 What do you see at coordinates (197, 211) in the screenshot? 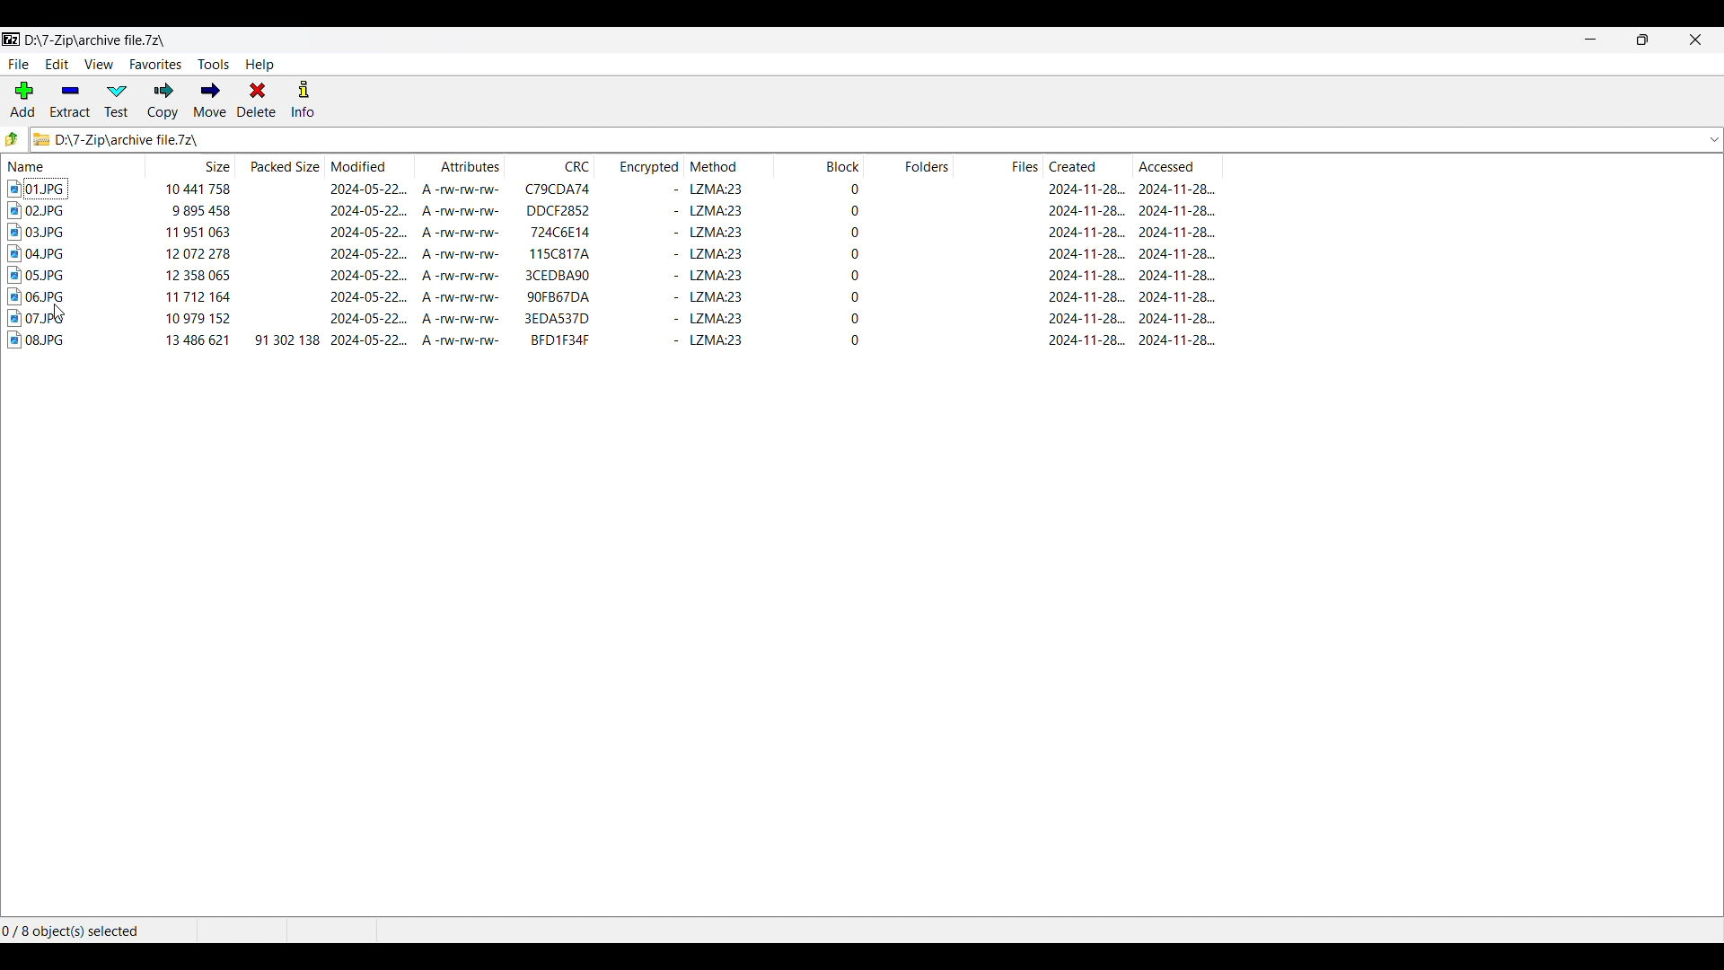
I see `size` at bounding box center [197, 211].